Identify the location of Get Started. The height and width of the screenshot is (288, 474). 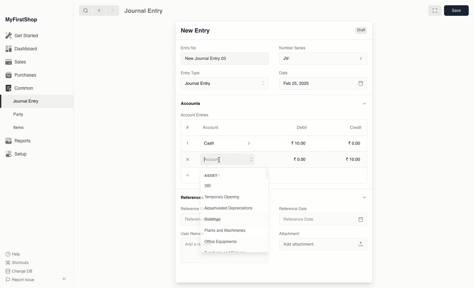
(22, 36).